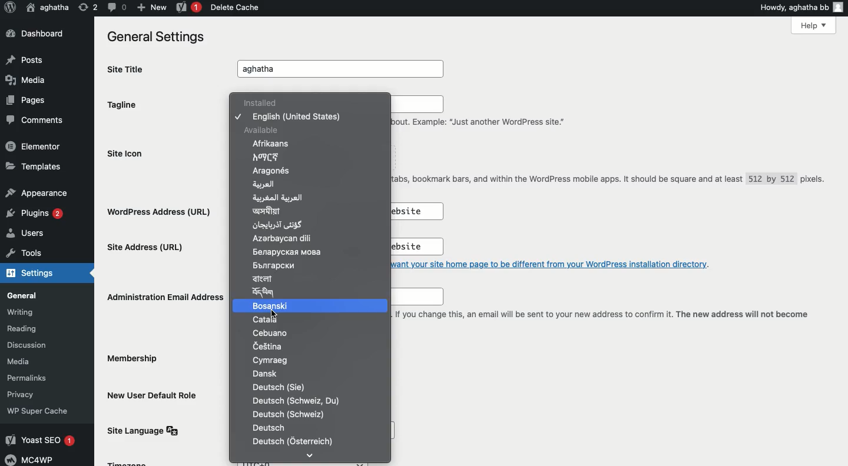 The image size is (848, 466). Describe the element at coordinates (310, 454) in the screenshot. I see `More` at that location.